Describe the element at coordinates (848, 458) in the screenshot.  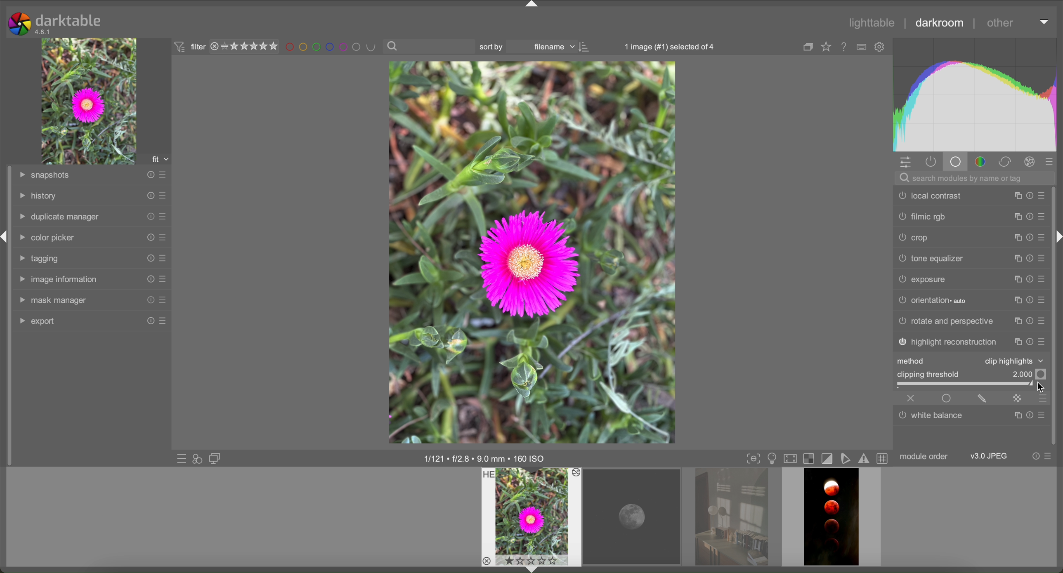
I see `softproofing` at that location.